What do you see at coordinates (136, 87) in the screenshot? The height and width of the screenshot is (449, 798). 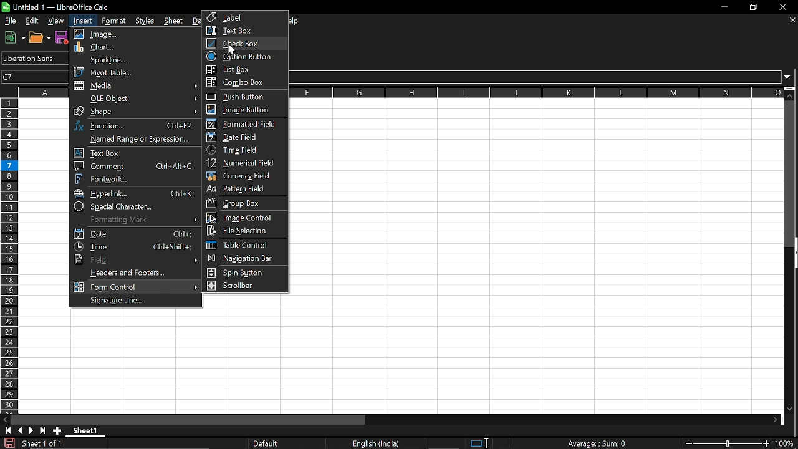 I see `Media` at bounding box center [136, 87].